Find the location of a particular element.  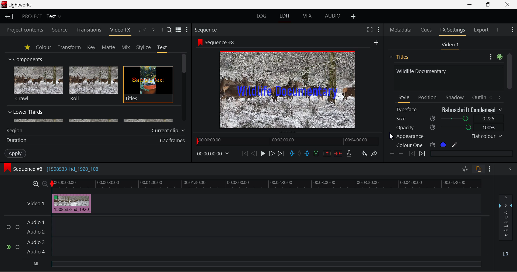

Show Settings is located at coordinates (513, 29).